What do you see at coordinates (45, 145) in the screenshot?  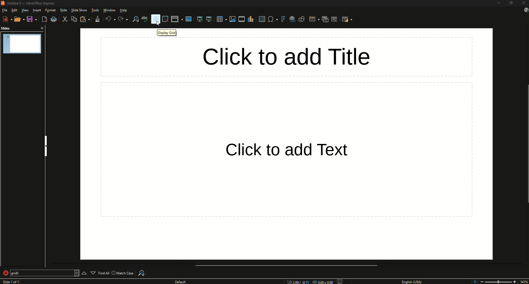 I see `Hide` at bounding box center [45, 145].